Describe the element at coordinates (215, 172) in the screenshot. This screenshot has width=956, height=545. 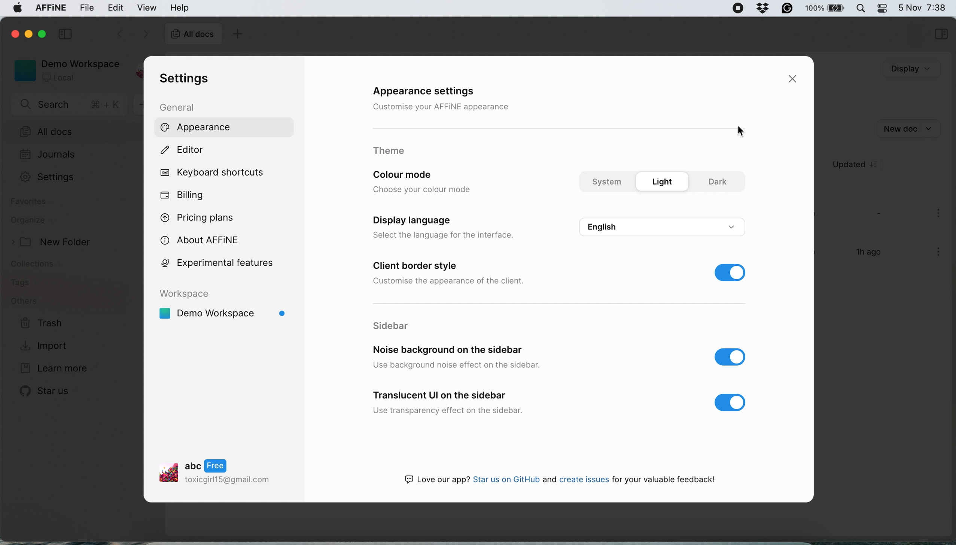
I see `keyboard shortcuts` at that location.